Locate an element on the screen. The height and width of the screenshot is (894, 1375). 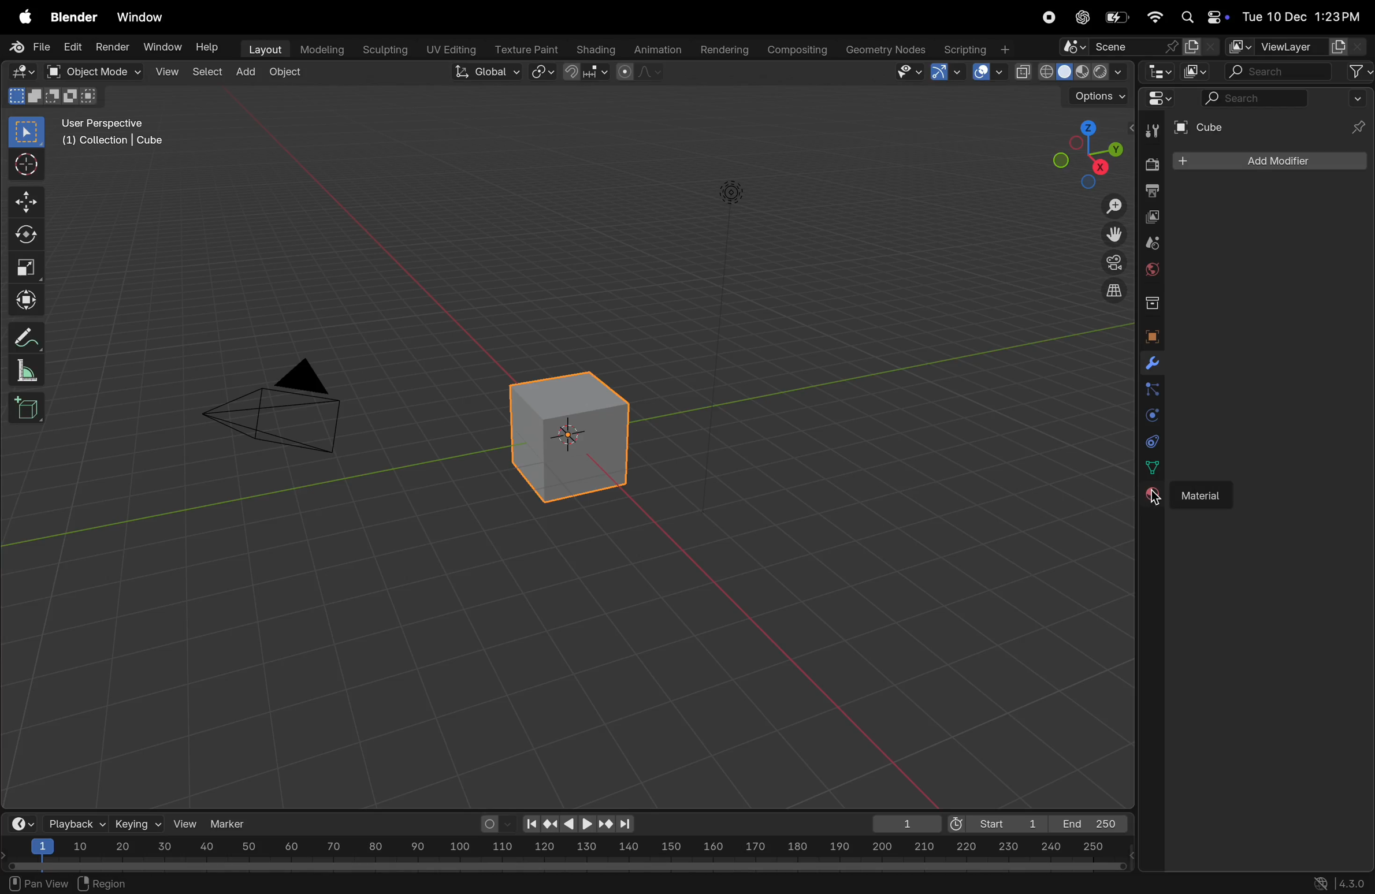
window is located at coordinates (144, 18).